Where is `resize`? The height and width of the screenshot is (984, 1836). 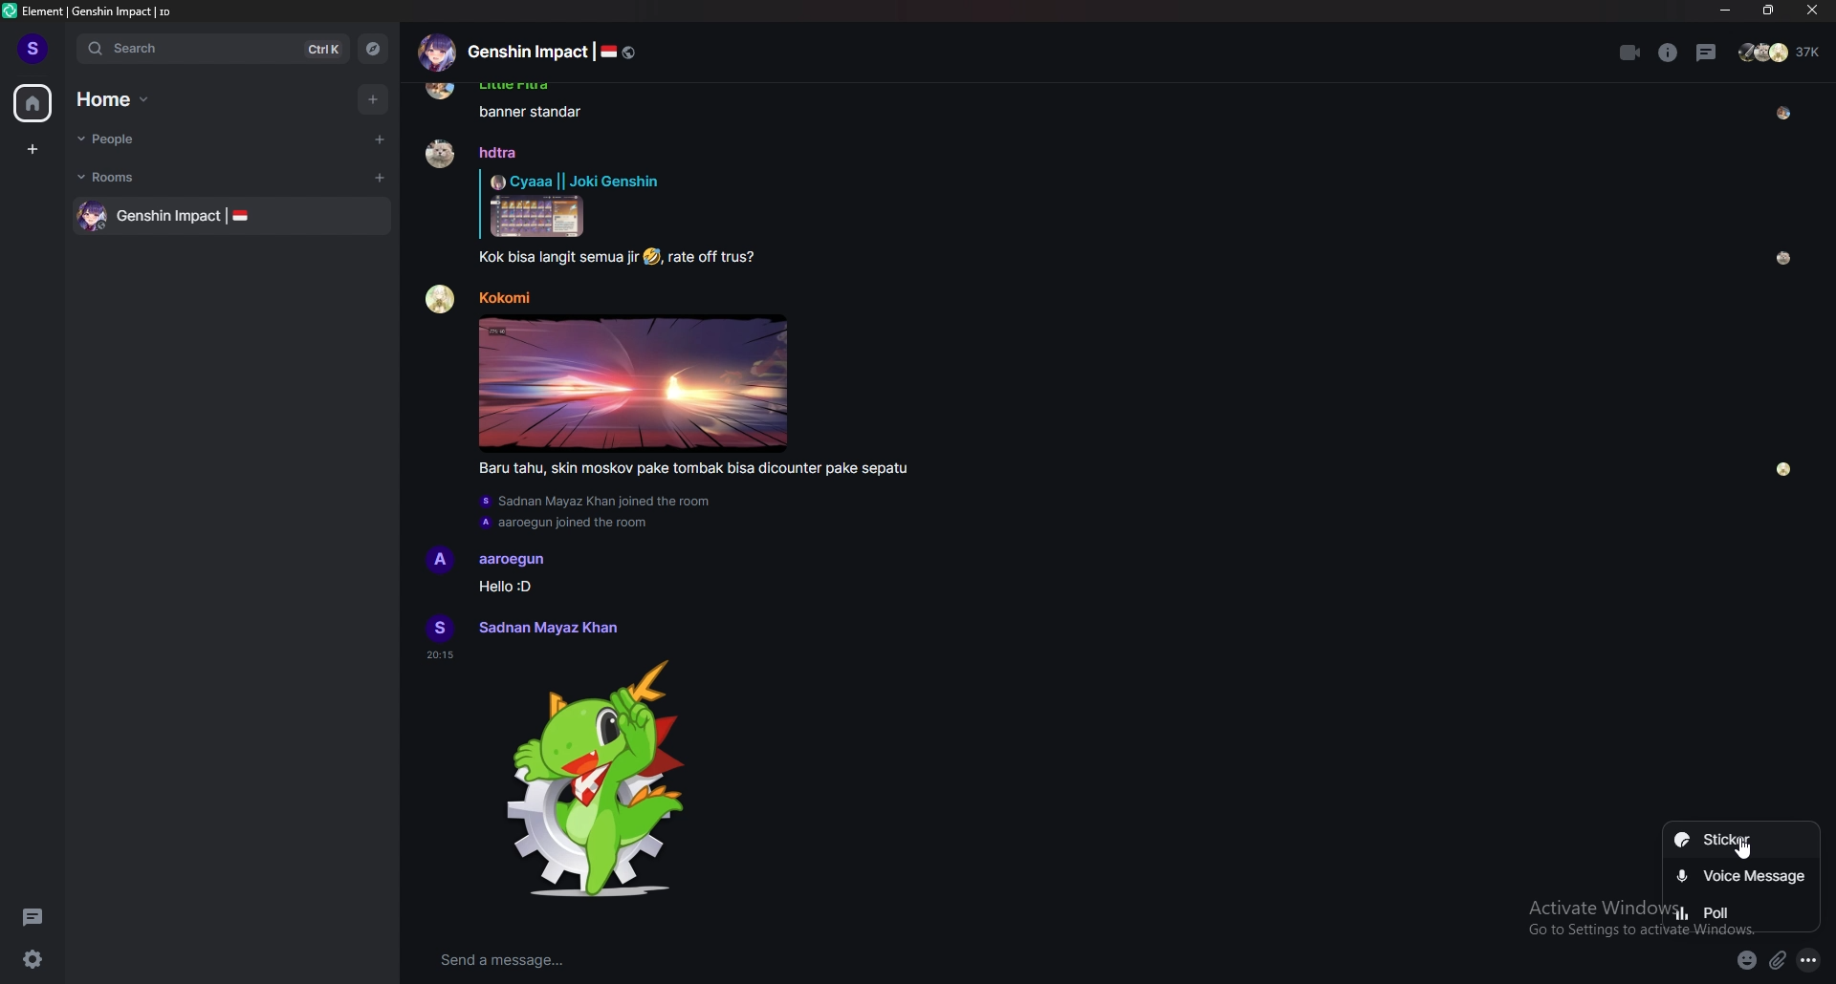
resize is located at coordinates (1768, 11).